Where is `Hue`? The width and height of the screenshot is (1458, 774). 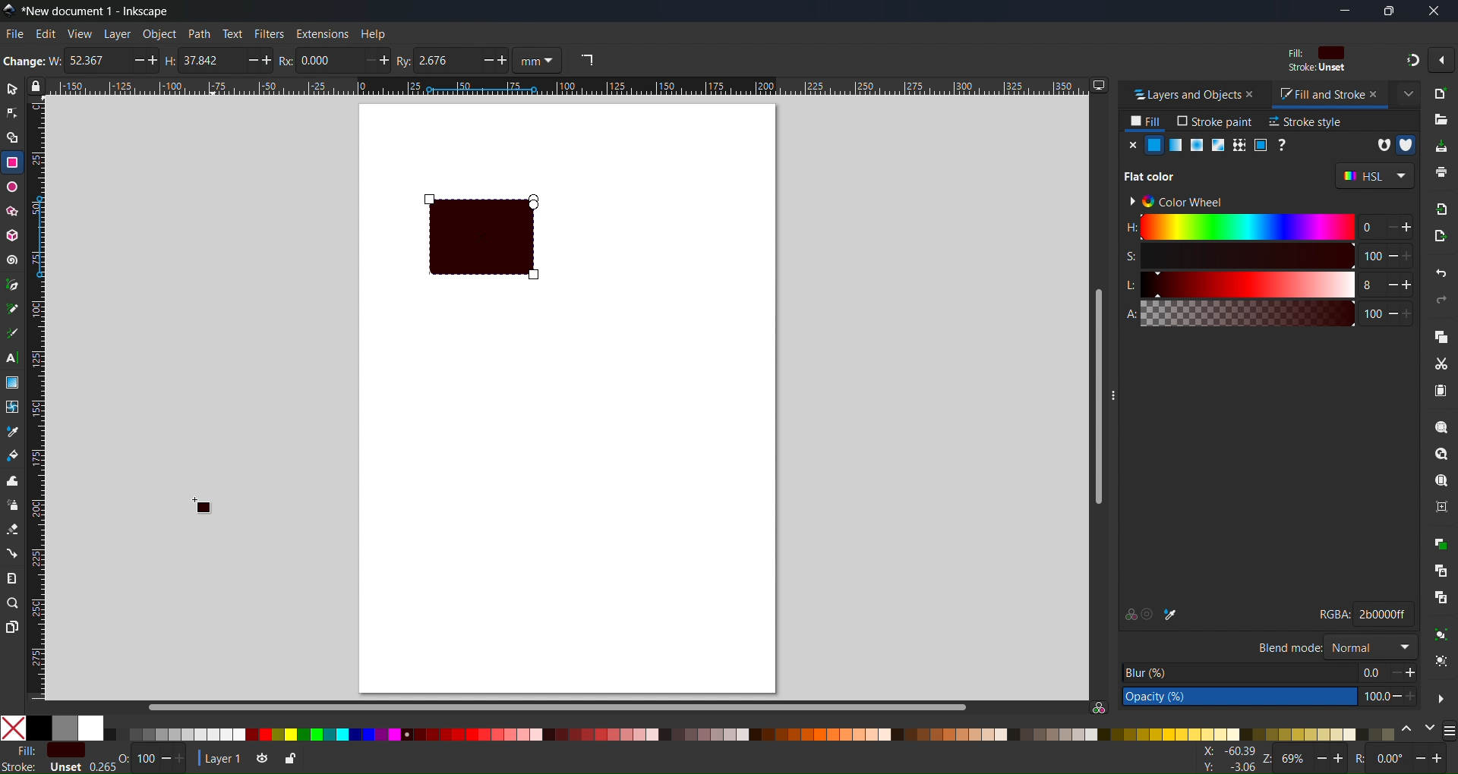
Hue is located at coordinates (1237, 227).